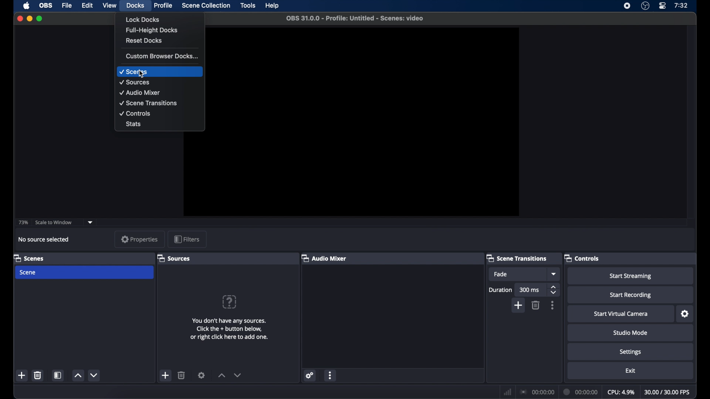  What do you see at coordinates (139, 239) in the screenshot?
I see `properties` at bounding box center [139, 239].